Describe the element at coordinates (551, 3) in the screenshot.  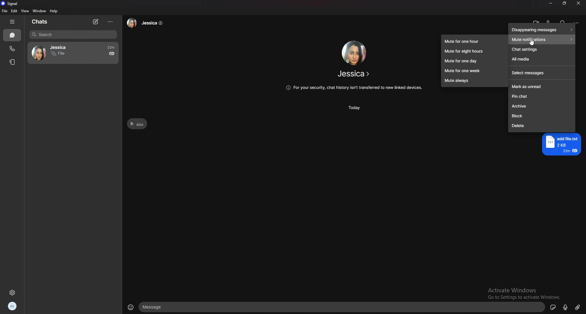
I see `minimize` at that location.